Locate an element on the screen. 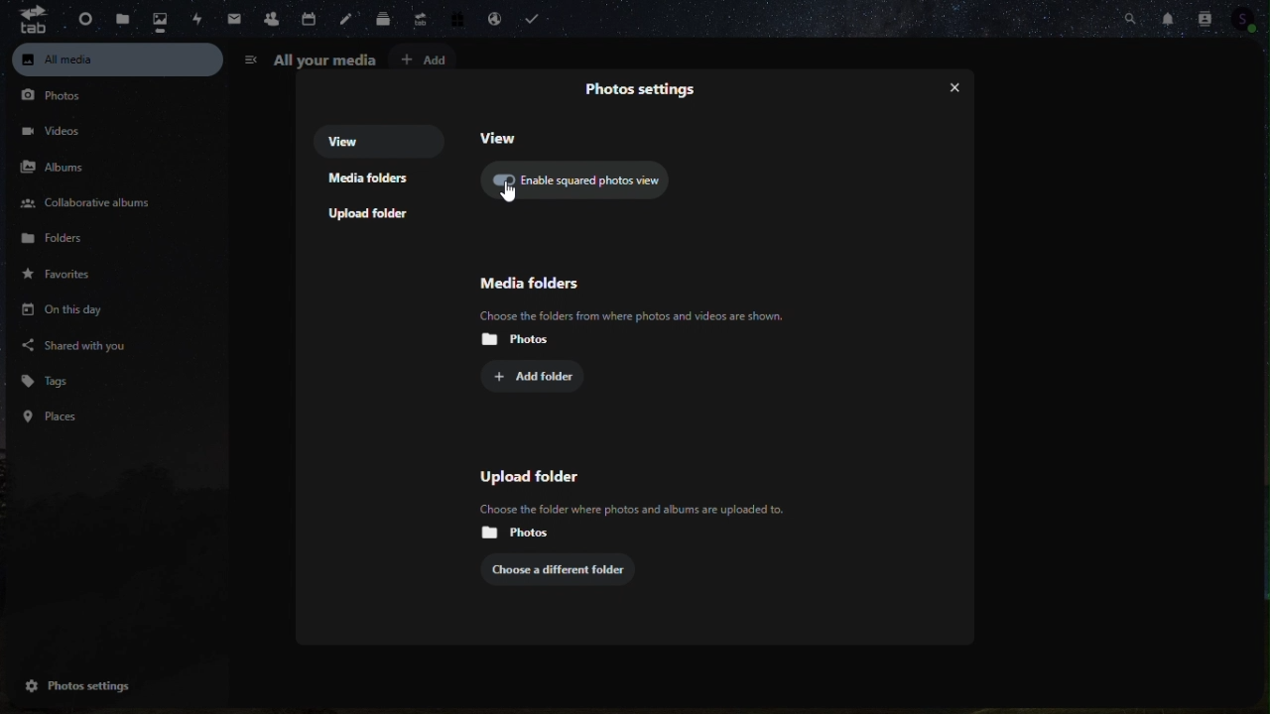 Image resolution: width=1270 pixels, height=714 pixels. videos is located at coordinates (56, 130).